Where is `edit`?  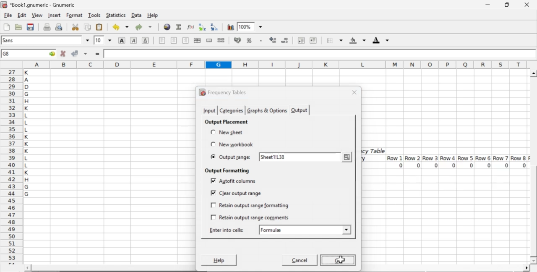
edit is located at coordinates (22, 15).